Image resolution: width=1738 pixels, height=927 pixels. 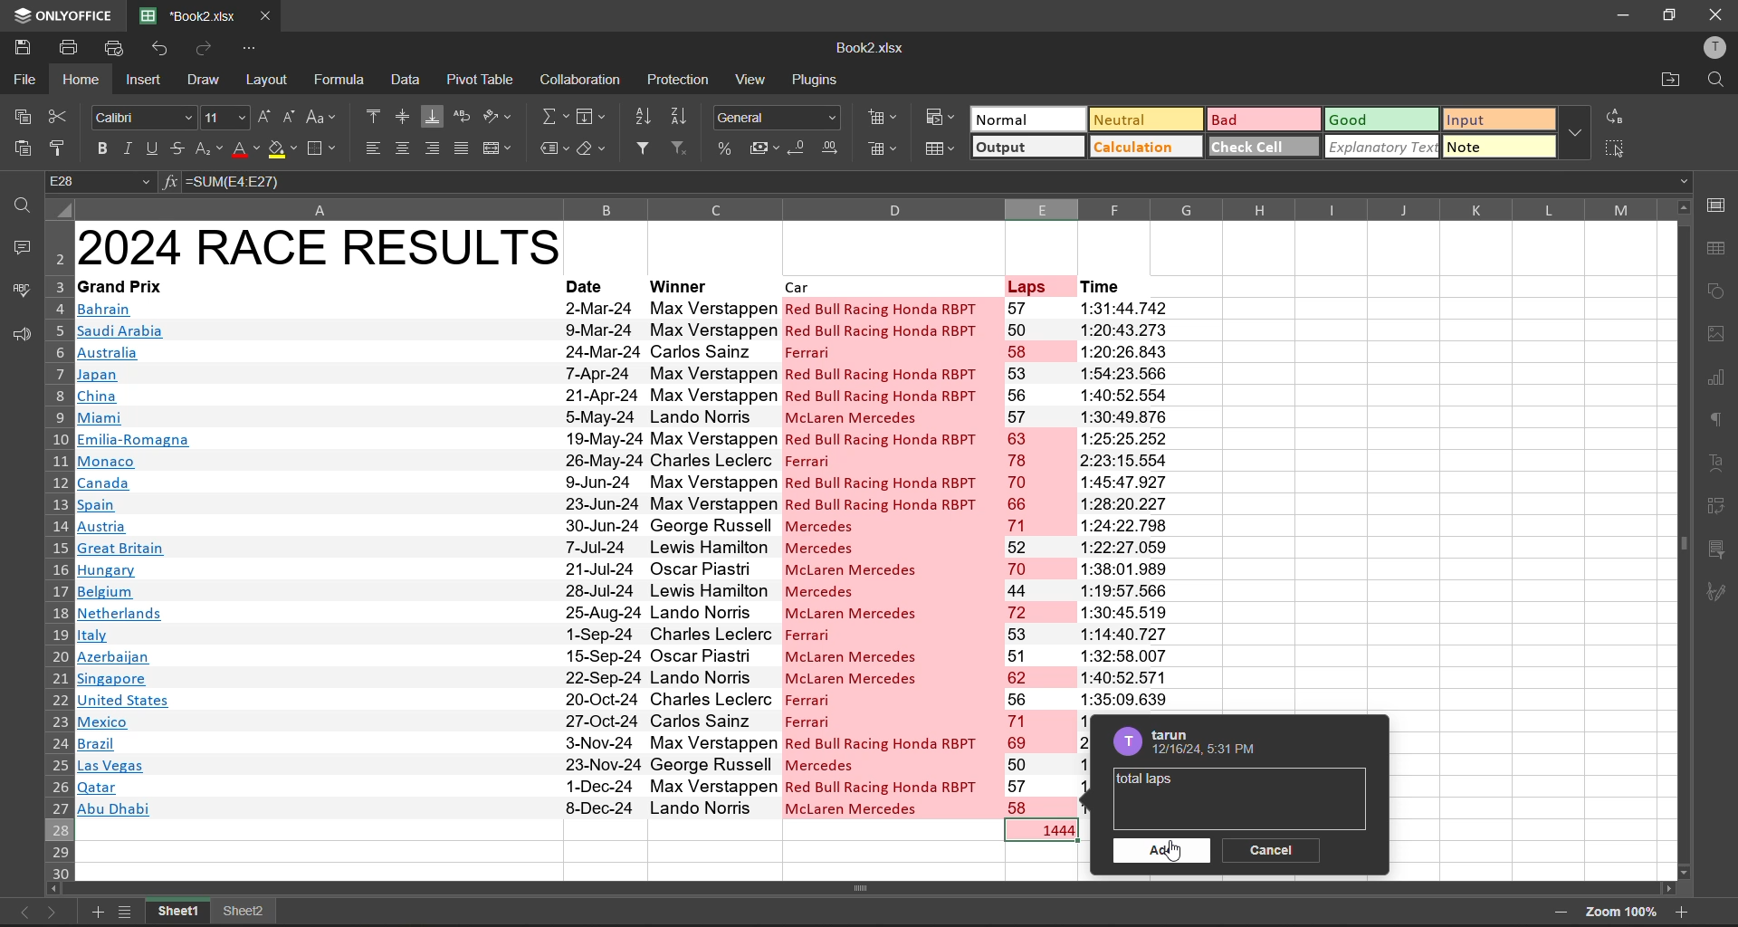 What do you see at coordinates (373, 115) in the screenshot?
I see `align top` at bounding box center [373, 115].